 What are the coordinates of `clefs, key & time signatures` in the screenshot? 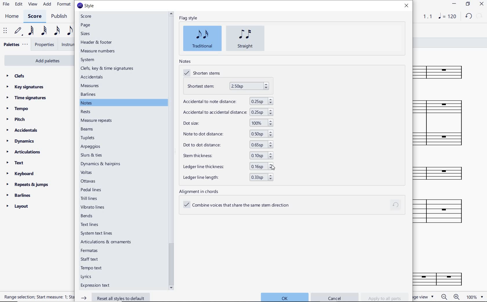 It's located at (108, 69).